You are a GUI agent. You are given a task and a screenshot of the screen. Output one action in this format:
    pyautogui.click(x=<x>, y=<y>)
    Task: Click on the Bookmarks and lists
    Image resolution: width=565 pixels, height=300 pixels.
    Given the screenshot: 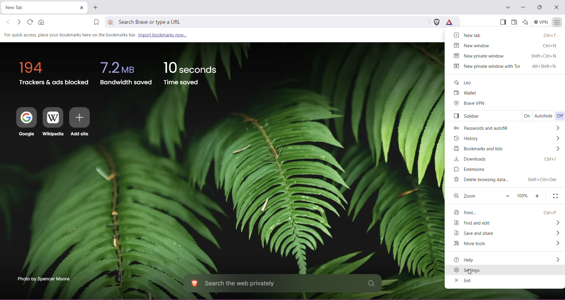 What is the action you would take?
    pyautogui.click(x=476, y=148)
    